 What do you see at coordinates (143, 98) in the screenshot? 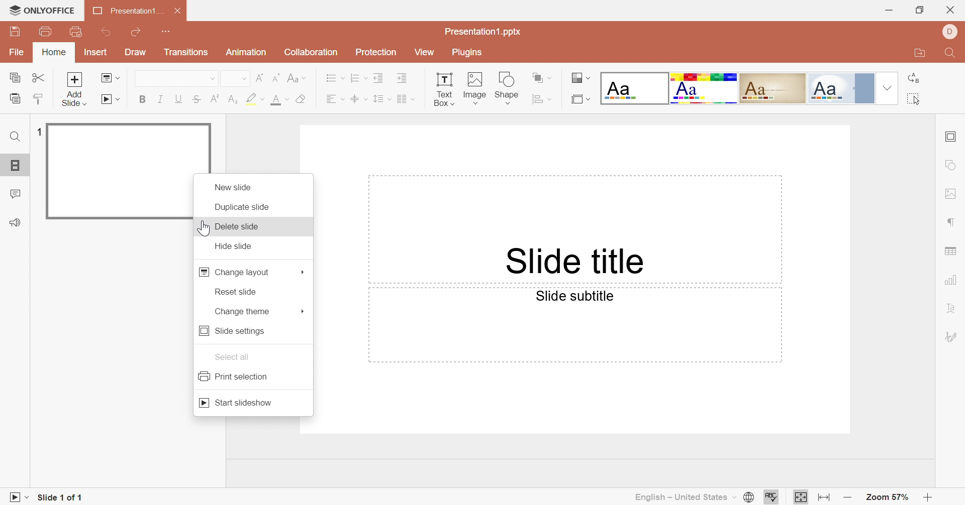
I see `Bold` at bounding box center [143, 98].